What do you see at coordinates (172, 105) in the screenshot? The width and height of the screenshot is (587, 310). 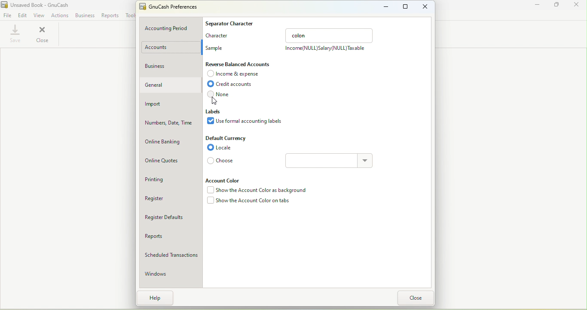 I see `Import` at bounding box center [172, 105].